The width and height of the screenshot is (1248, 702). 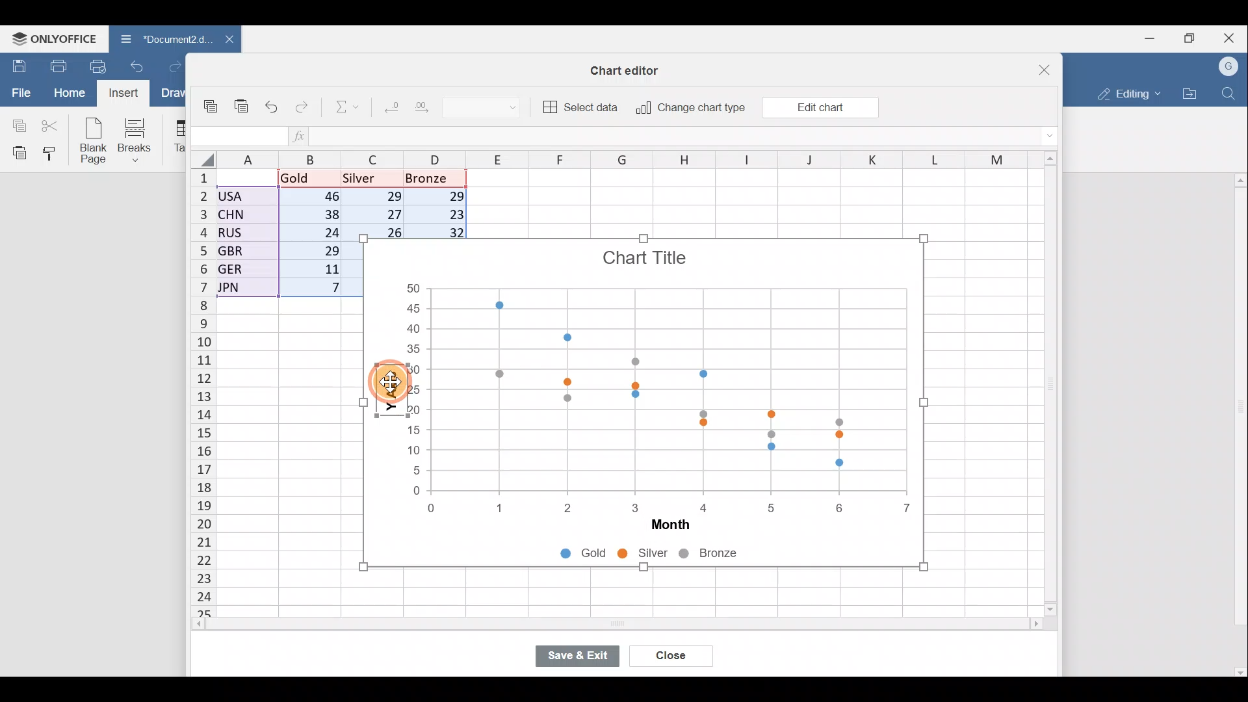 I want to click on Account name, so click(x=1230, y=65).